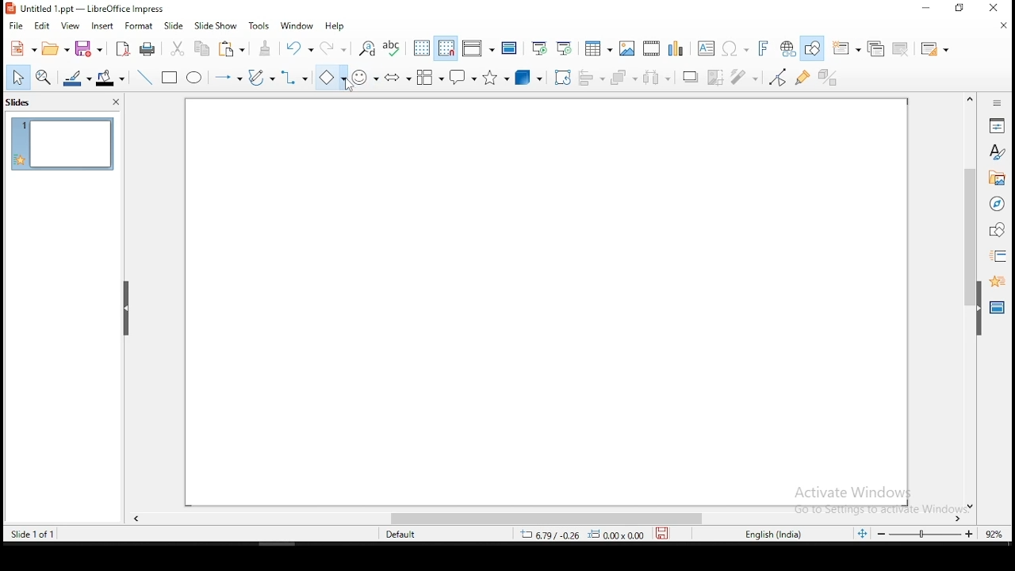 The width and height of the screenshot is (1015, 571). Describe the element at coordinates (998, 231) in the screenshot. I see `shapes` at that location.